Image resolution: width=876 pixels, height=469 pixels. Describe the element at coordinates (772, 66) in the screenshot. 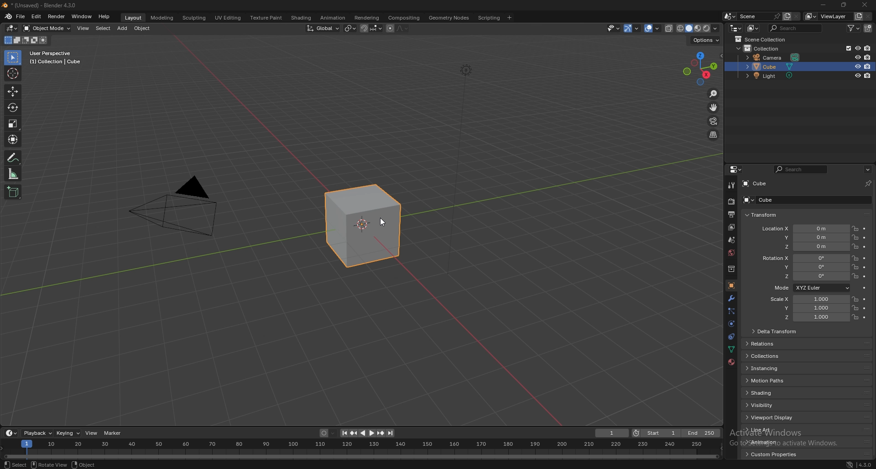

I see `cube` at that location.